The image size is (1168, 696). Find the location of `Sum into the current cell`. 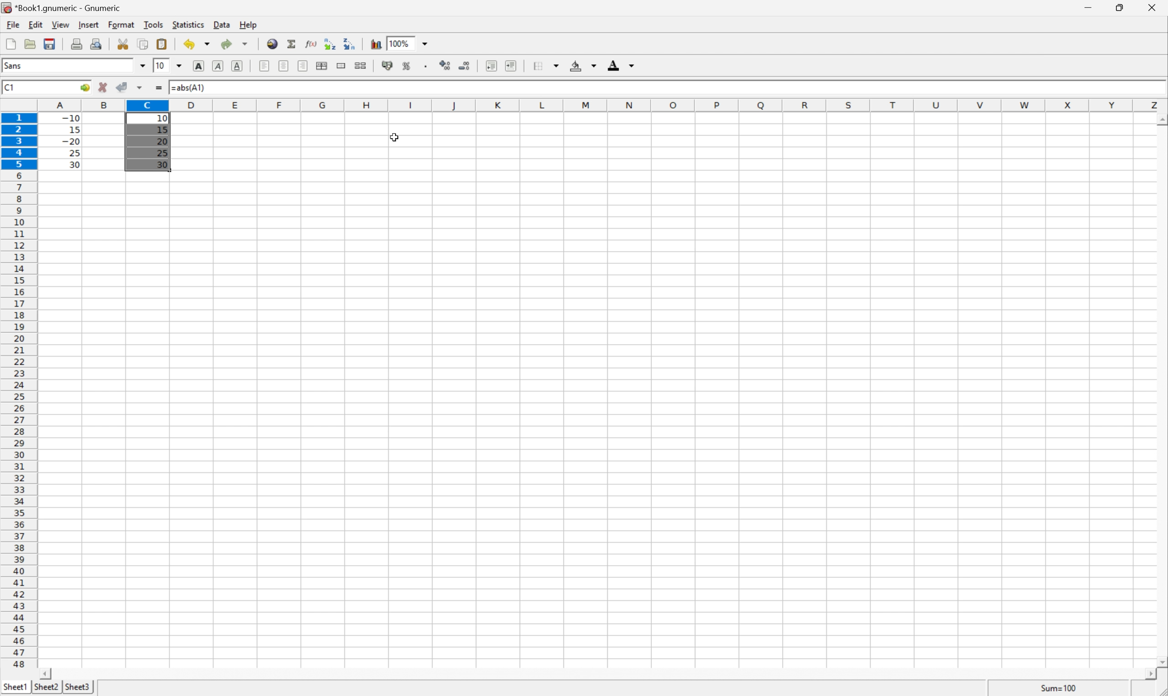

Sum into the current cell is located at coordinates (292, 44).